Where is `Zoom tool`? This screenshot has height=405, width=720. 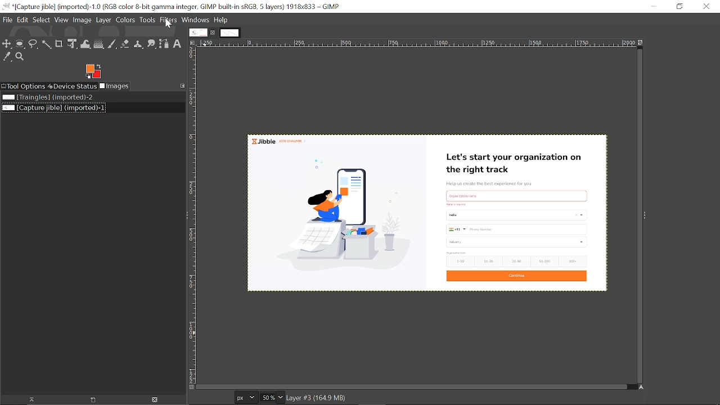
Zoom tool is located at coordinates (21, 57).